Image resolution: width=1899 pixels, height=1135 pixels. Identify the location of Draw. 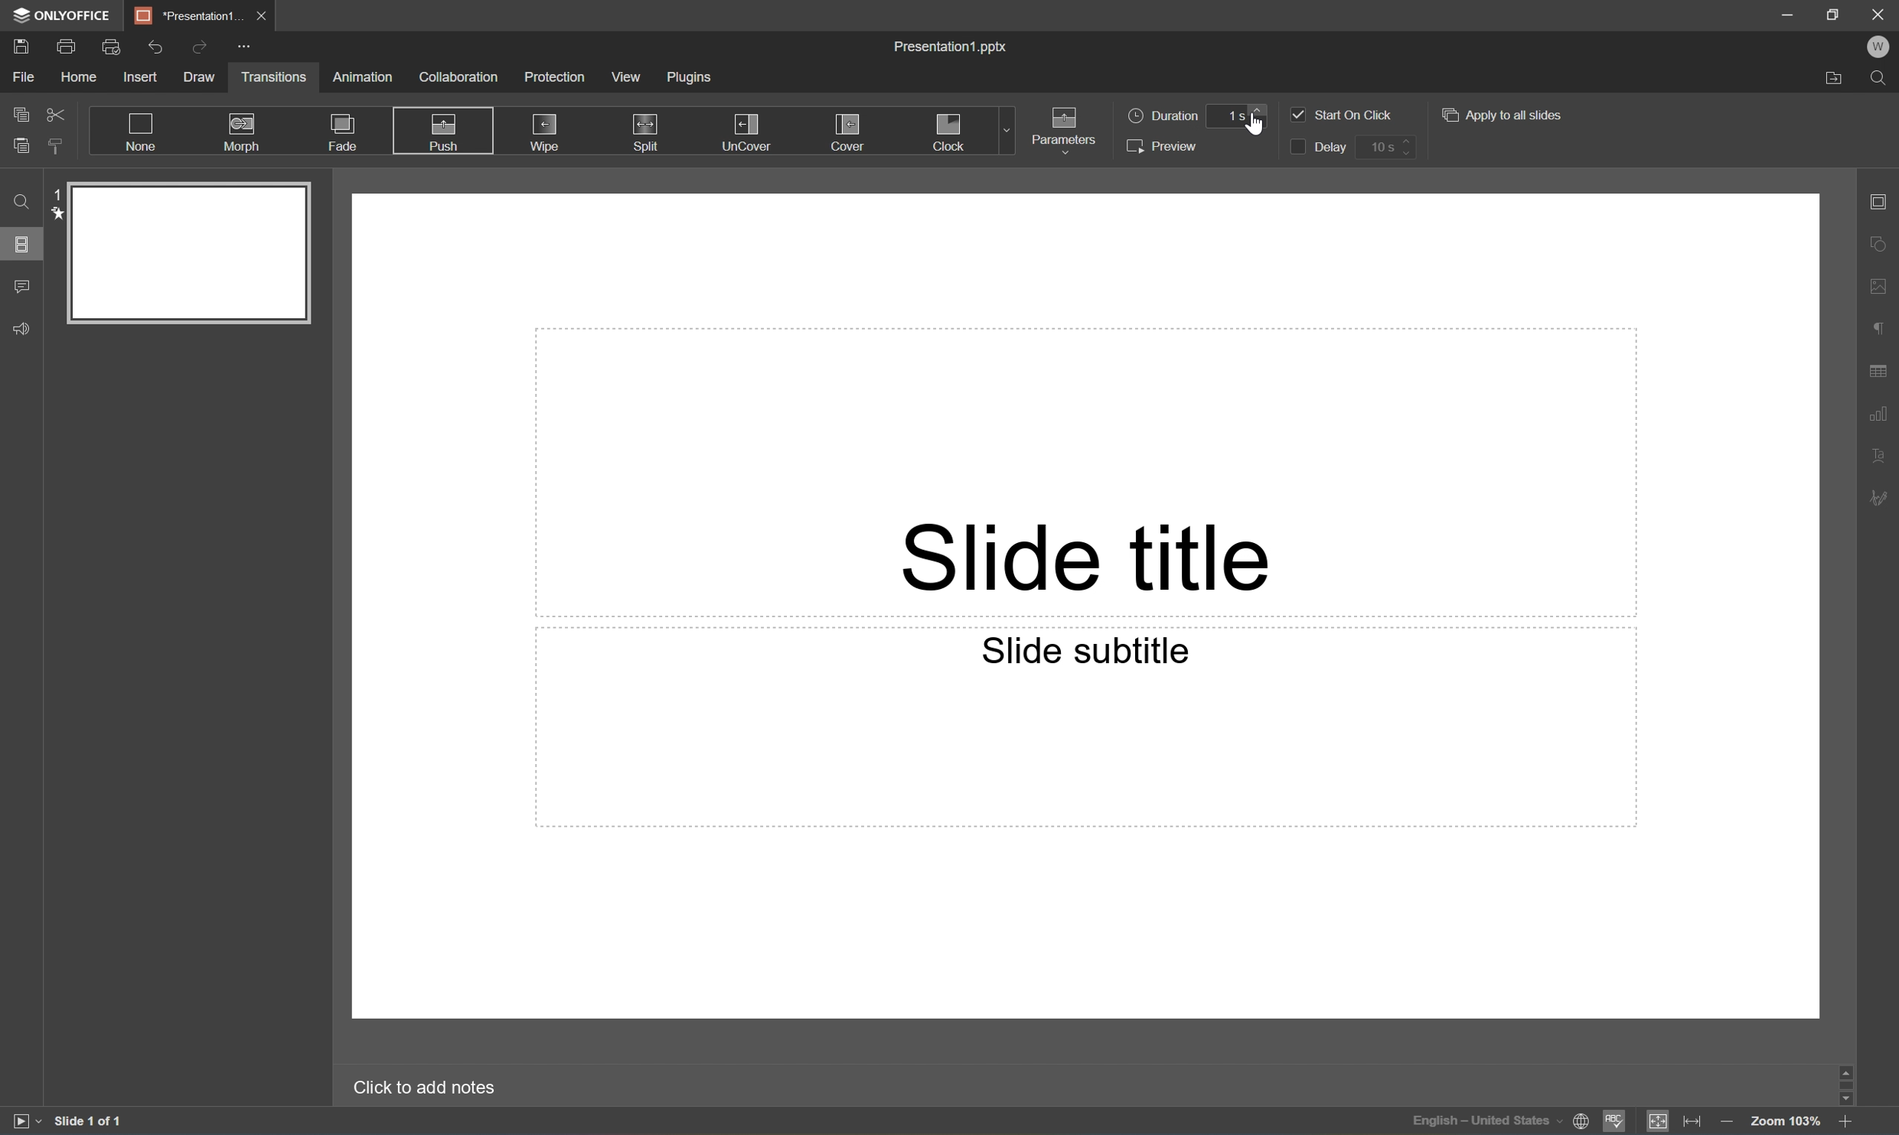
(204, 80).